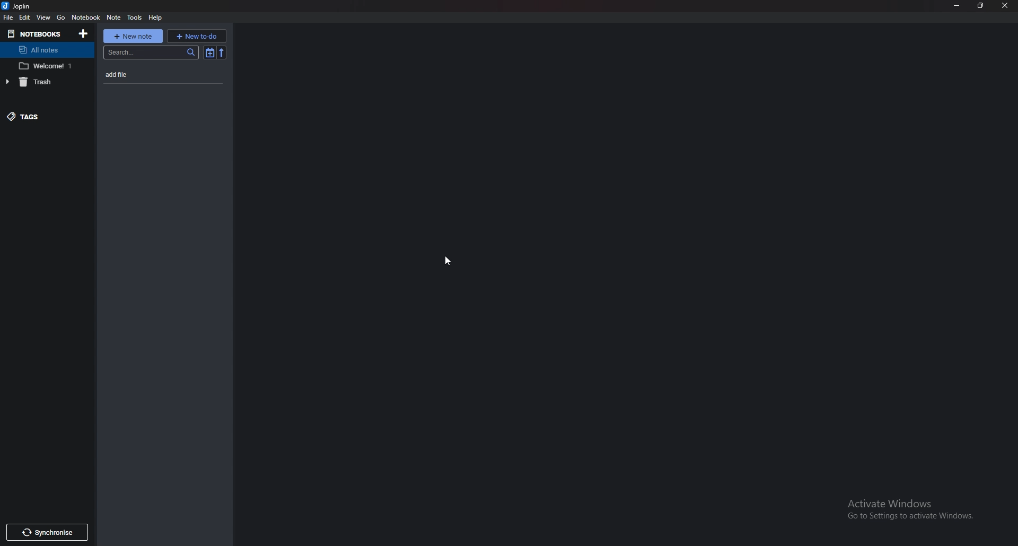 This screenshot has width=1018, height=546. Describe the element at coordinates (41, 82) in the screenshot. I see `trash` at that location.